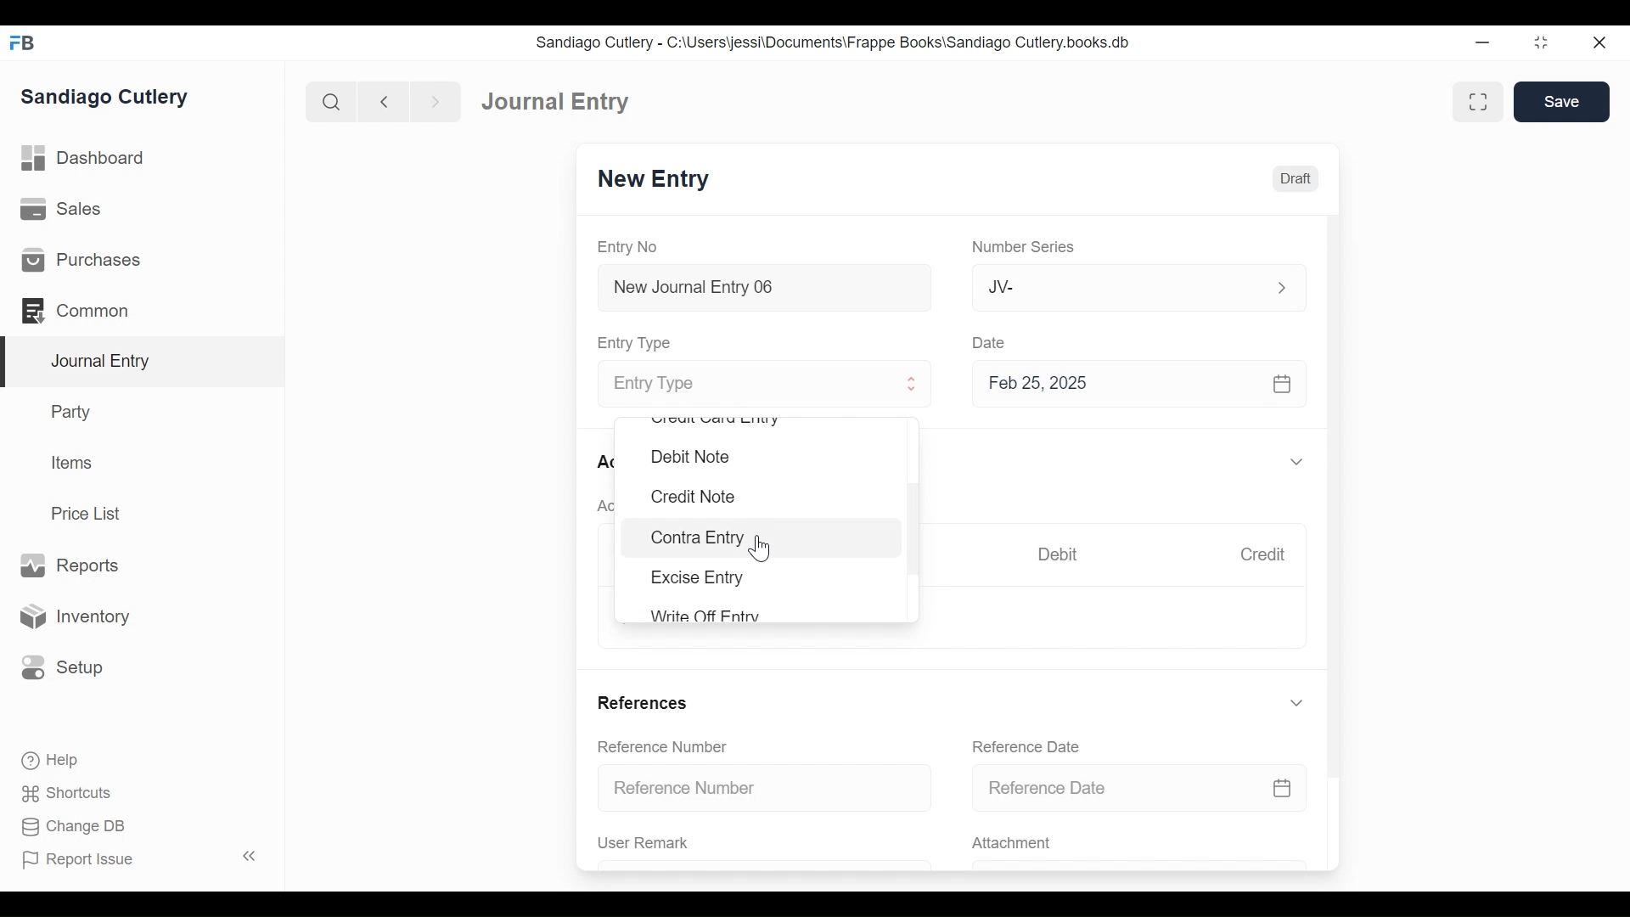 The height and width of the screenshot is (917, 1630). Describe the element at coordinates (703, 615) in the screenshot. I see `Write Off Entry` at that location.